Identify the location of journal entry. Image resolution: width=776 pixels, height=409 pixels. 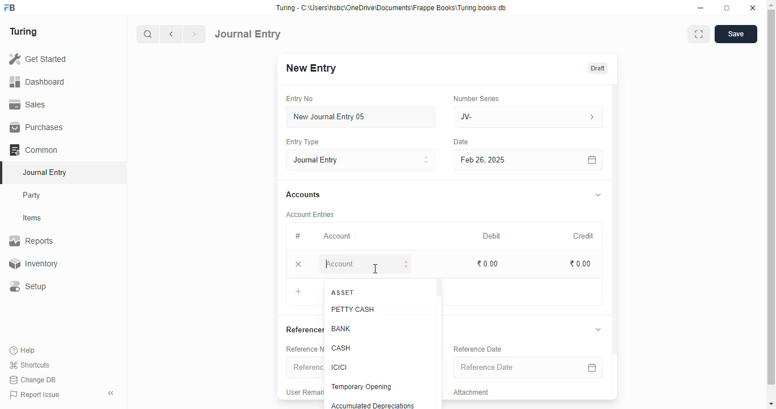
(44, 172).